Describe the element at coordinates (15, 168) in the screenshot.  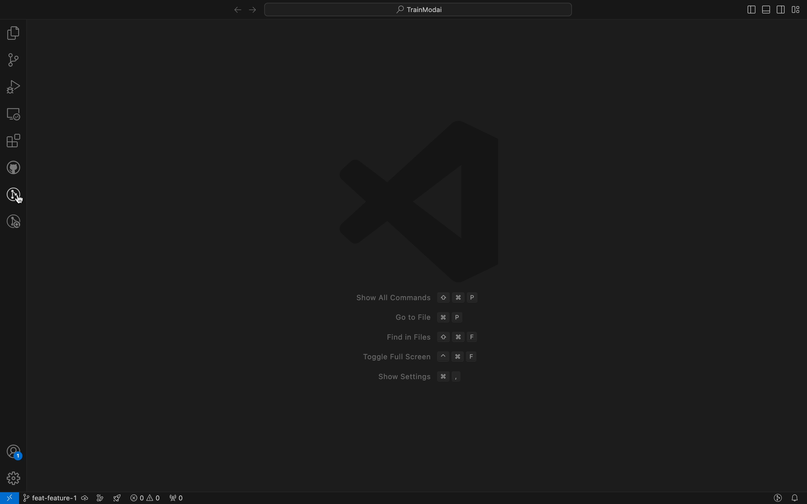
I see `github` at that location.